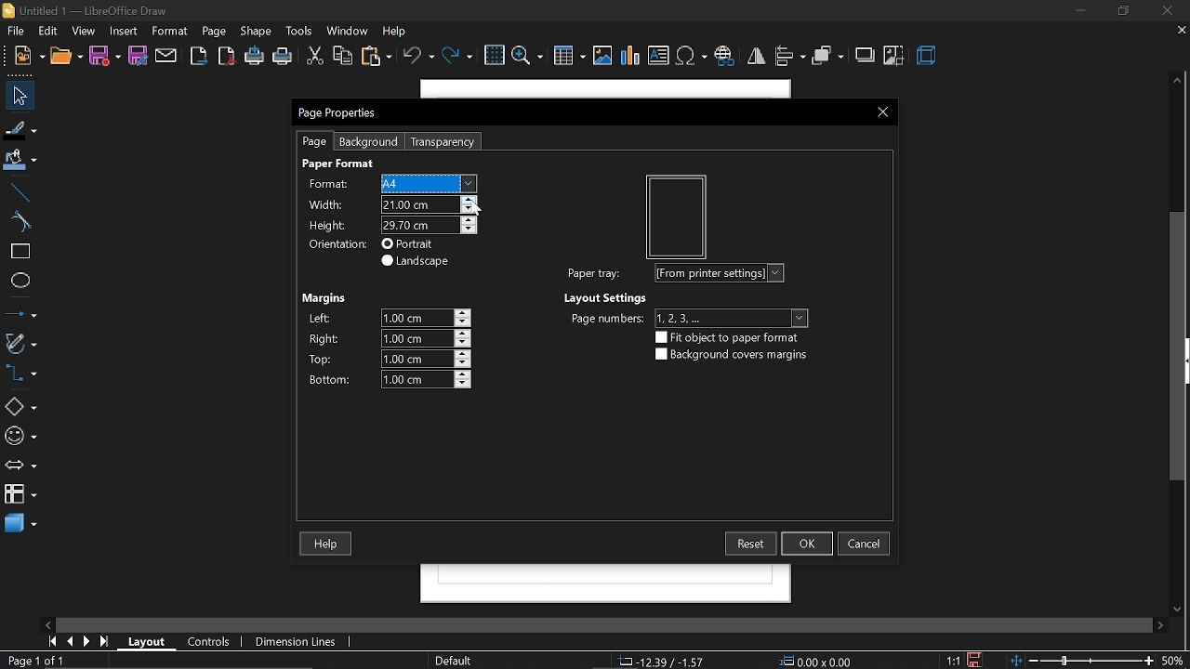 Image resolution: width=1190 pixels, height=669 pixels. Describe the element at coordinates (418, 57) in the screenshot. I see `undo` at that location.